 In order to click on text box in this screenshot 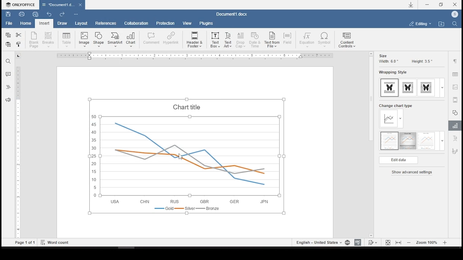, I will do `click(215, 39)`.